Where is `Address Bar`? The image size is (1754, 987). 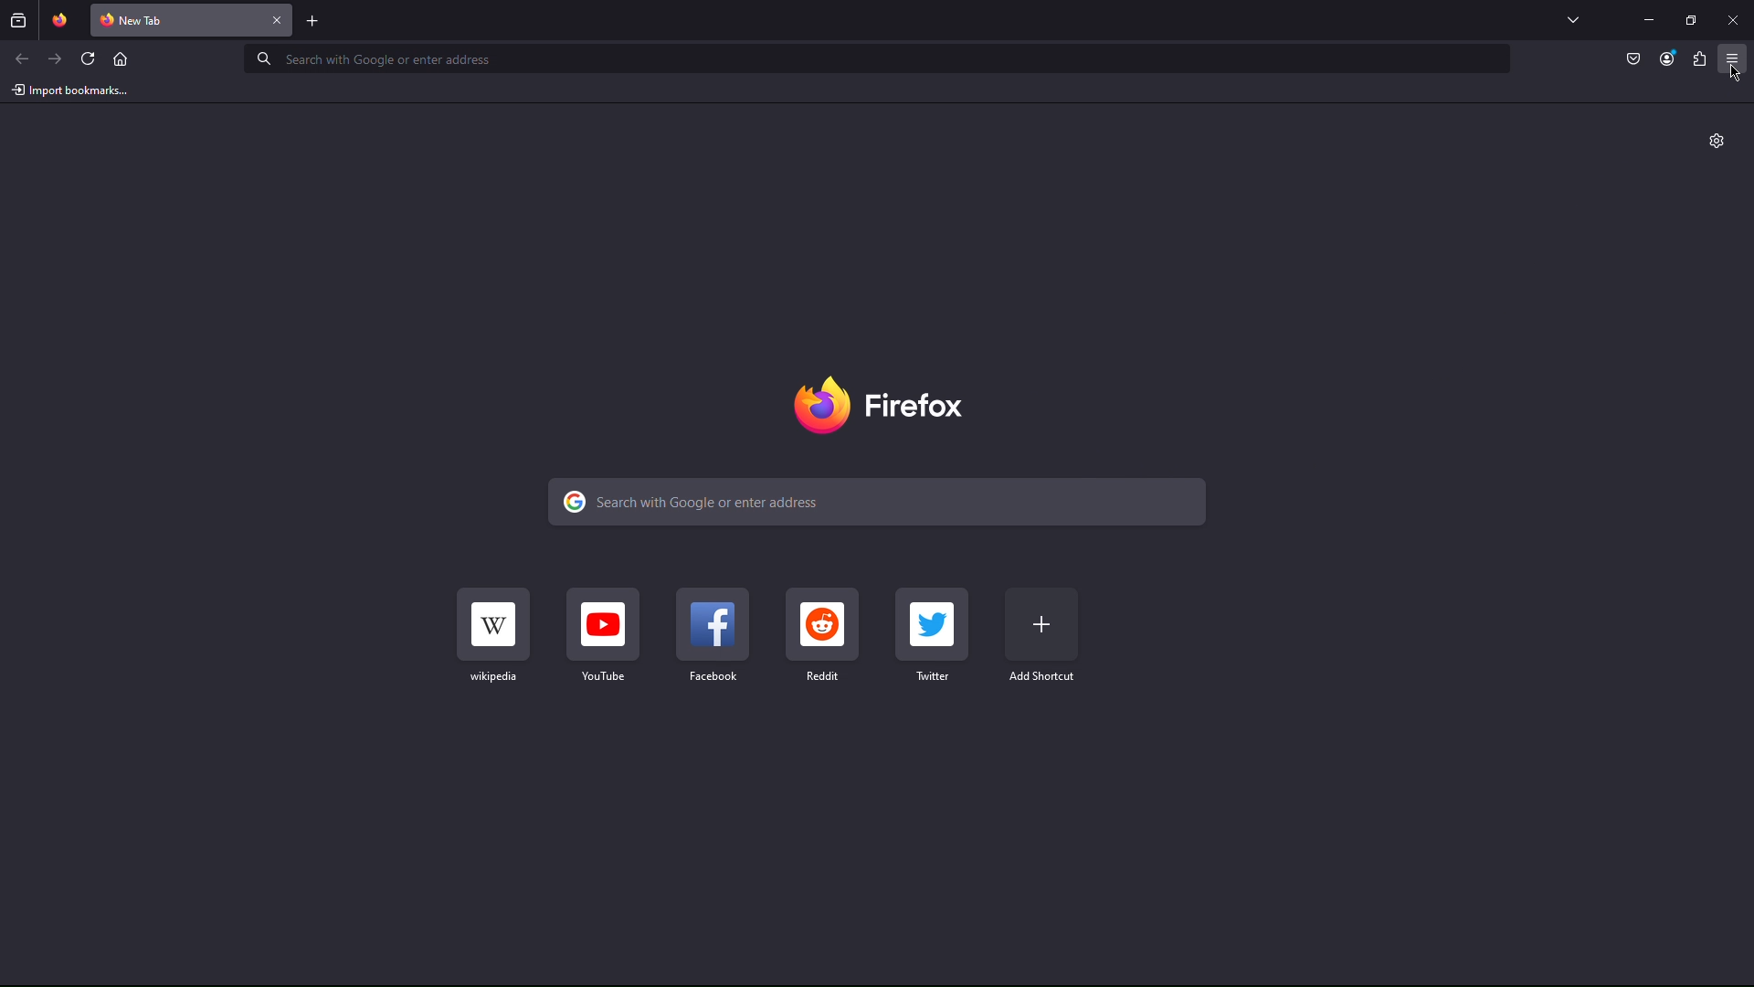
Address Bar is located at coordinates (876, 58).